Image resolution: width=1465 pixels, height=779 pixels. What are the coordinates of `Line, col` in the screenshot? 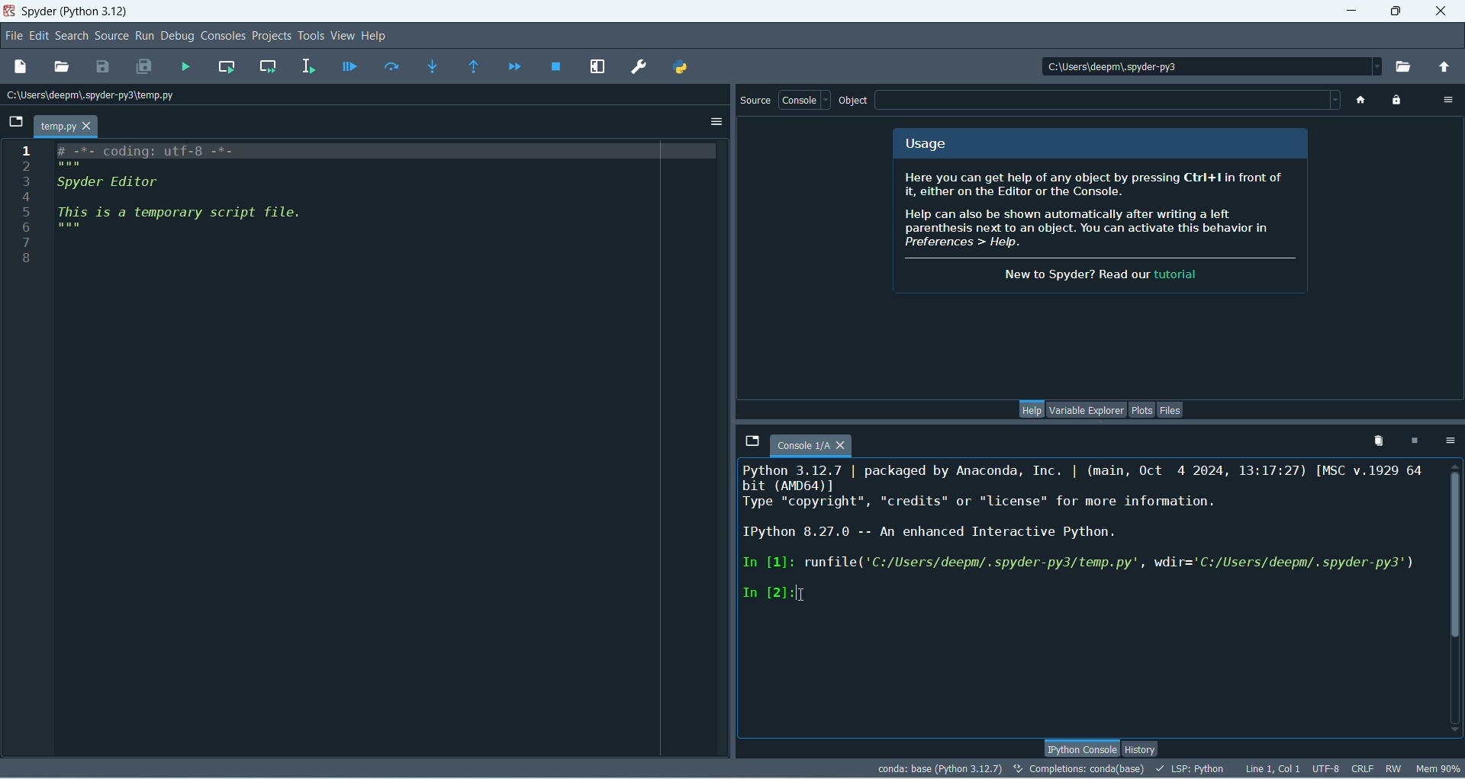 It's located at (1272, 767).